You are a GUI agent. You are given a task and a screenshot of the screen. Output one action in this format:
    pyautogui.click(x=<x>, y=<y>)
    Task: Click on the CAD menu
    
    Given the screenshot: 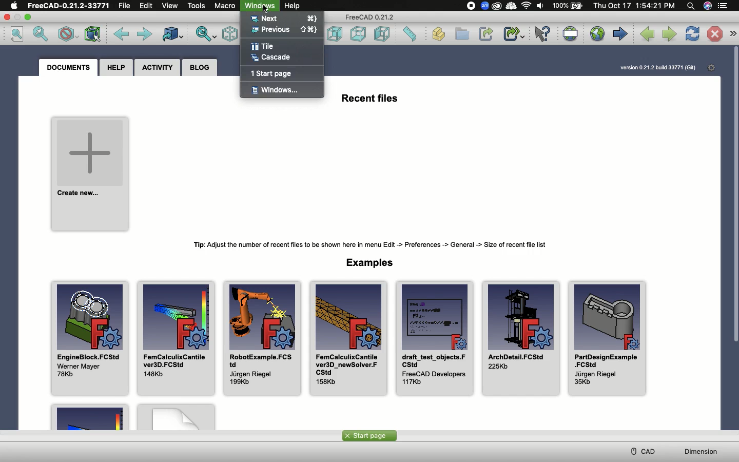 What is the action you would take?
    pyautogui.click(x=641, y=451)
    